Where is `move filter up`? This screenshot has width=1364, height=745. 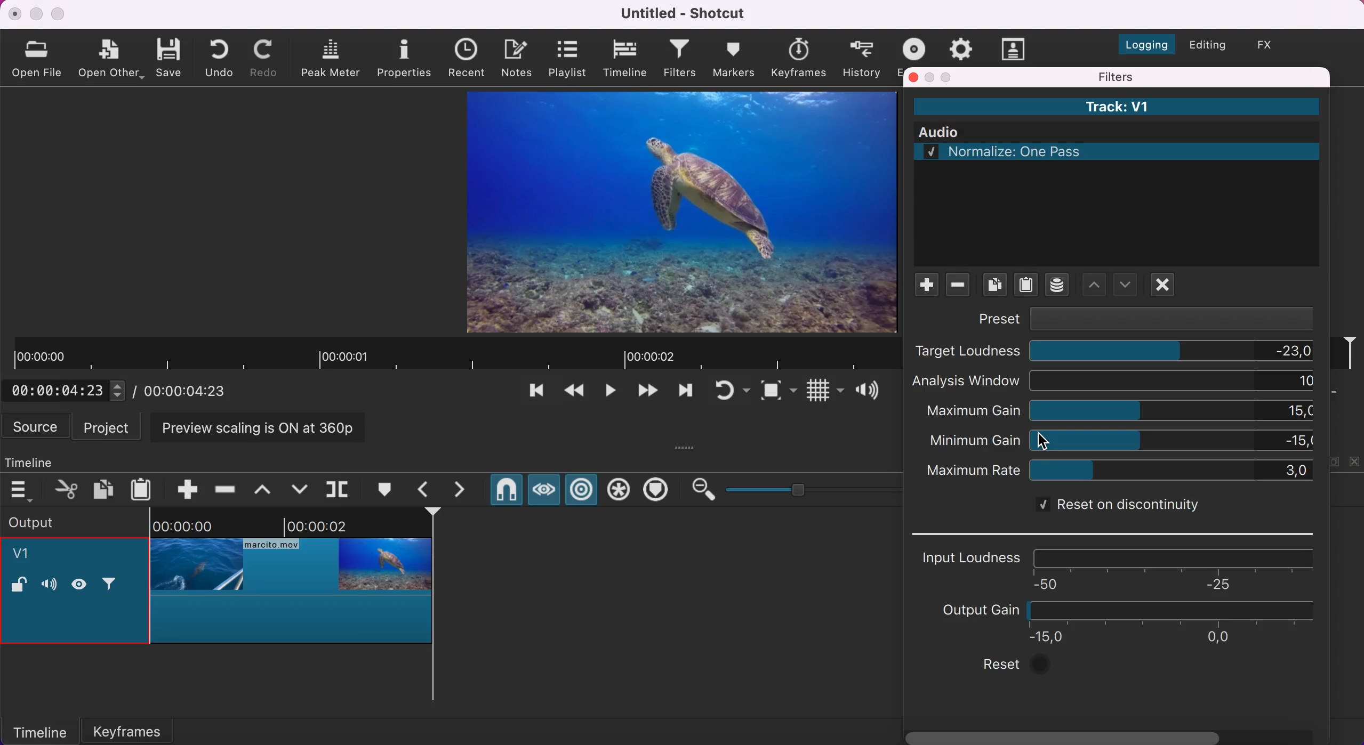
move filter up is located at coordinates (1126, 285).